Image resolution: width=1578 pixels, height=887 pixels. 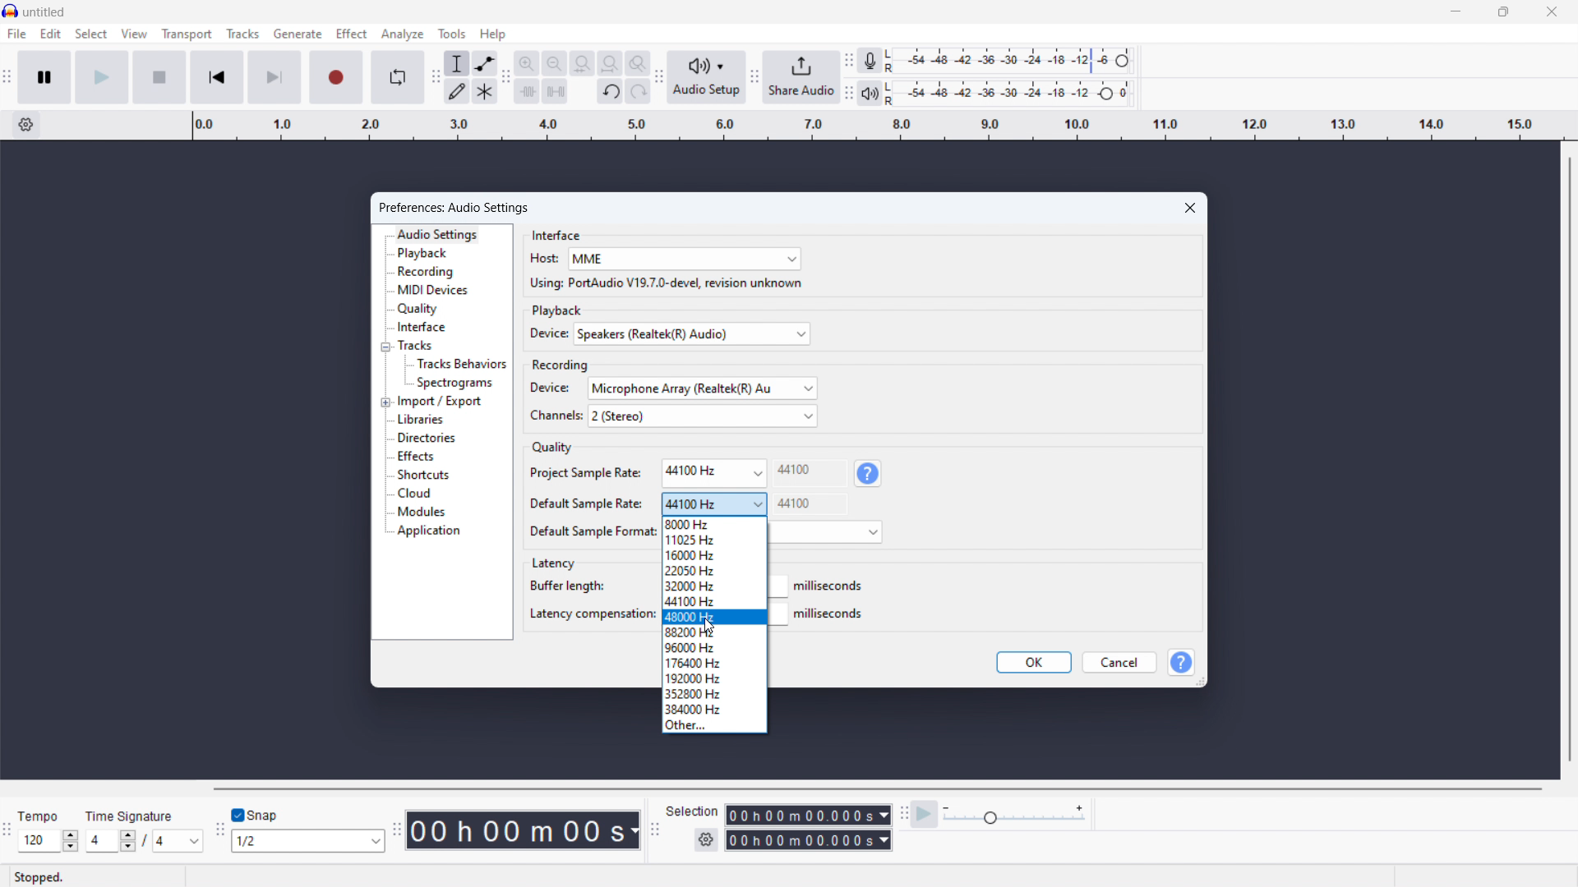 I want to click on tracks, so click(x=243, y=34).